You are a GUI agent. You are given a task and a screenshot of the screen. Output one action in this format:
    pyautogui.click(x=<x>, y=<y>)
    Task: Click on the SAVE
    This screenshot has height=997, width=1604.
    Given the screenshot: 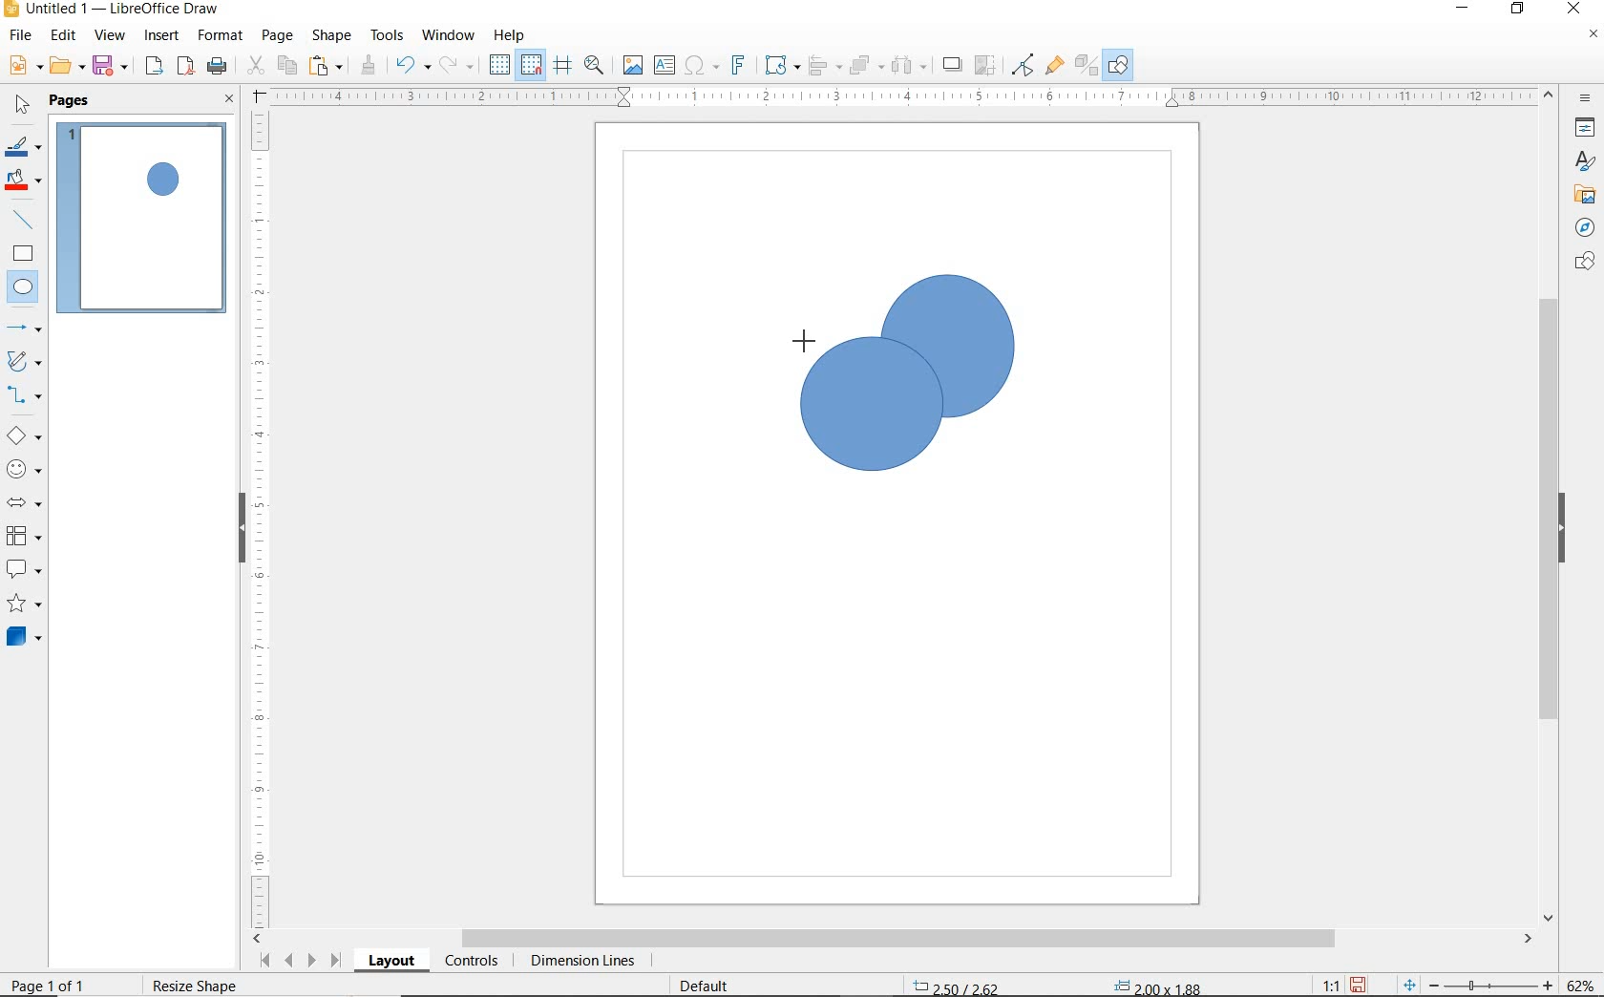 What is the action you would take?
    pyautogui.click(x=1361, y=984)
    